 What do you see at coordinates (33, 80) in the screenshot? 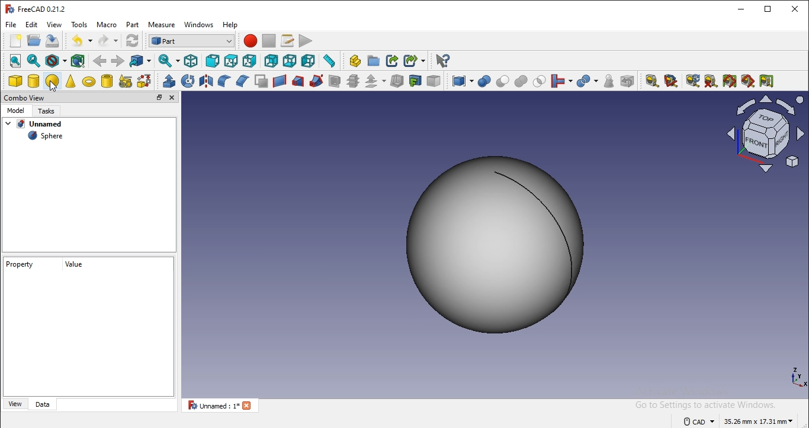
I see `cylinder` at bounding box center [33, 80].